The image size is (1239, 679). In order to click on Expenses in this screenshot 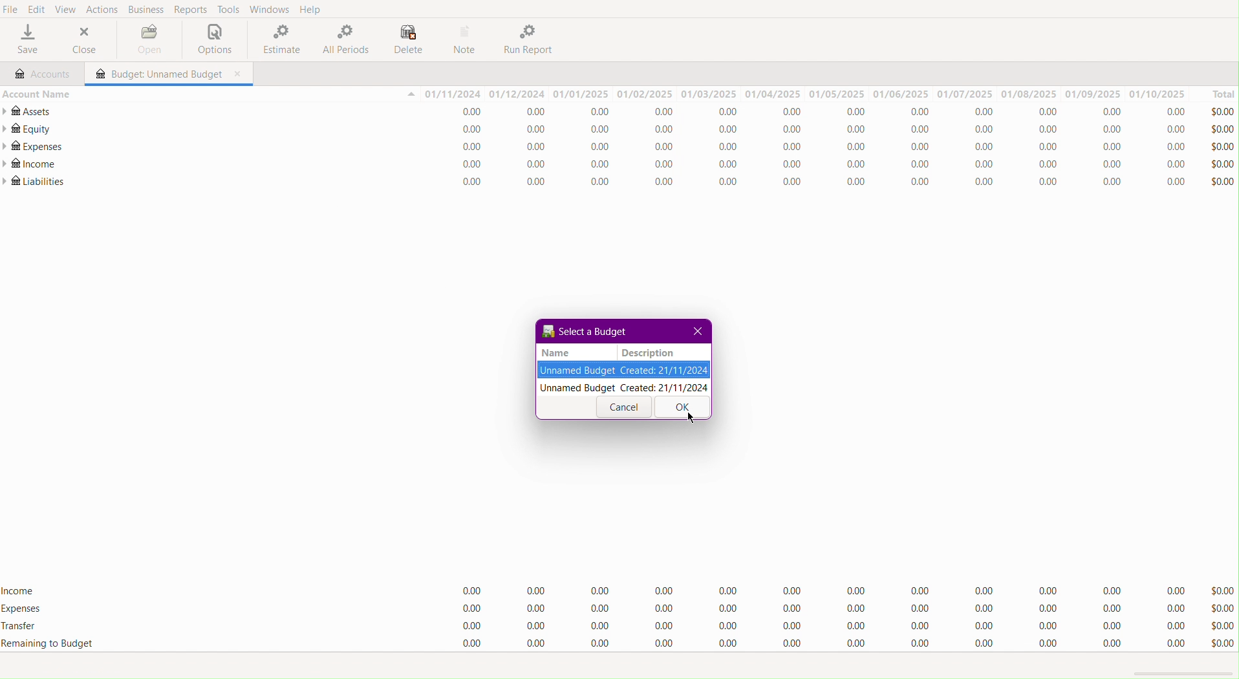, I will do `click(23, 609)`.